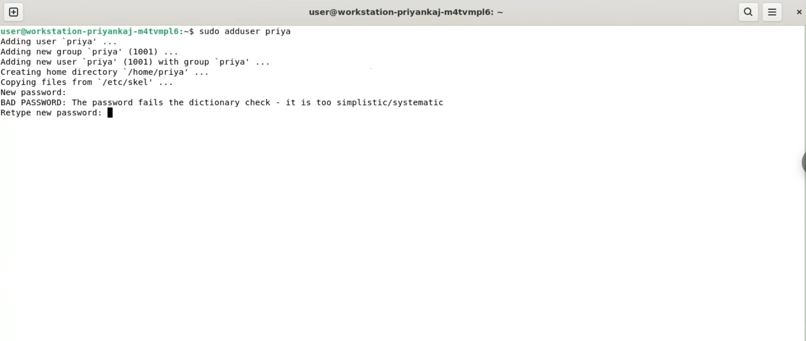  Describe the element at coordinates (405, 12) in the screenshot. I see `user@workstation-priyankaj-m4tvmpl6:~` at that location.